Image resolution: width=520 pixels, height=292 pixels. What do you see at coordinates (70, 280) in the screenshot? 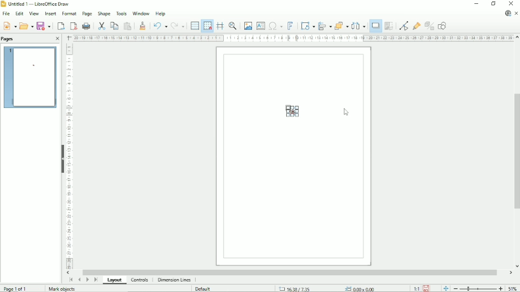
I see `Scroll to first page` at bounding box center [70, 280].